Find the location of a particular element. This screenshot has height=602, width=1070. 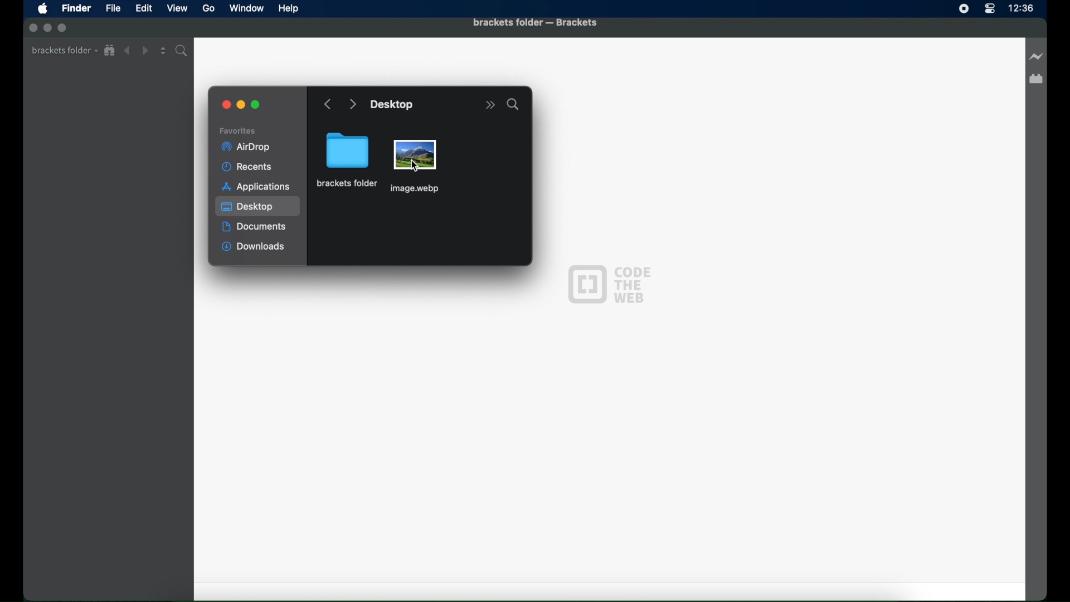

Finder is located at coordinates (77, 8).